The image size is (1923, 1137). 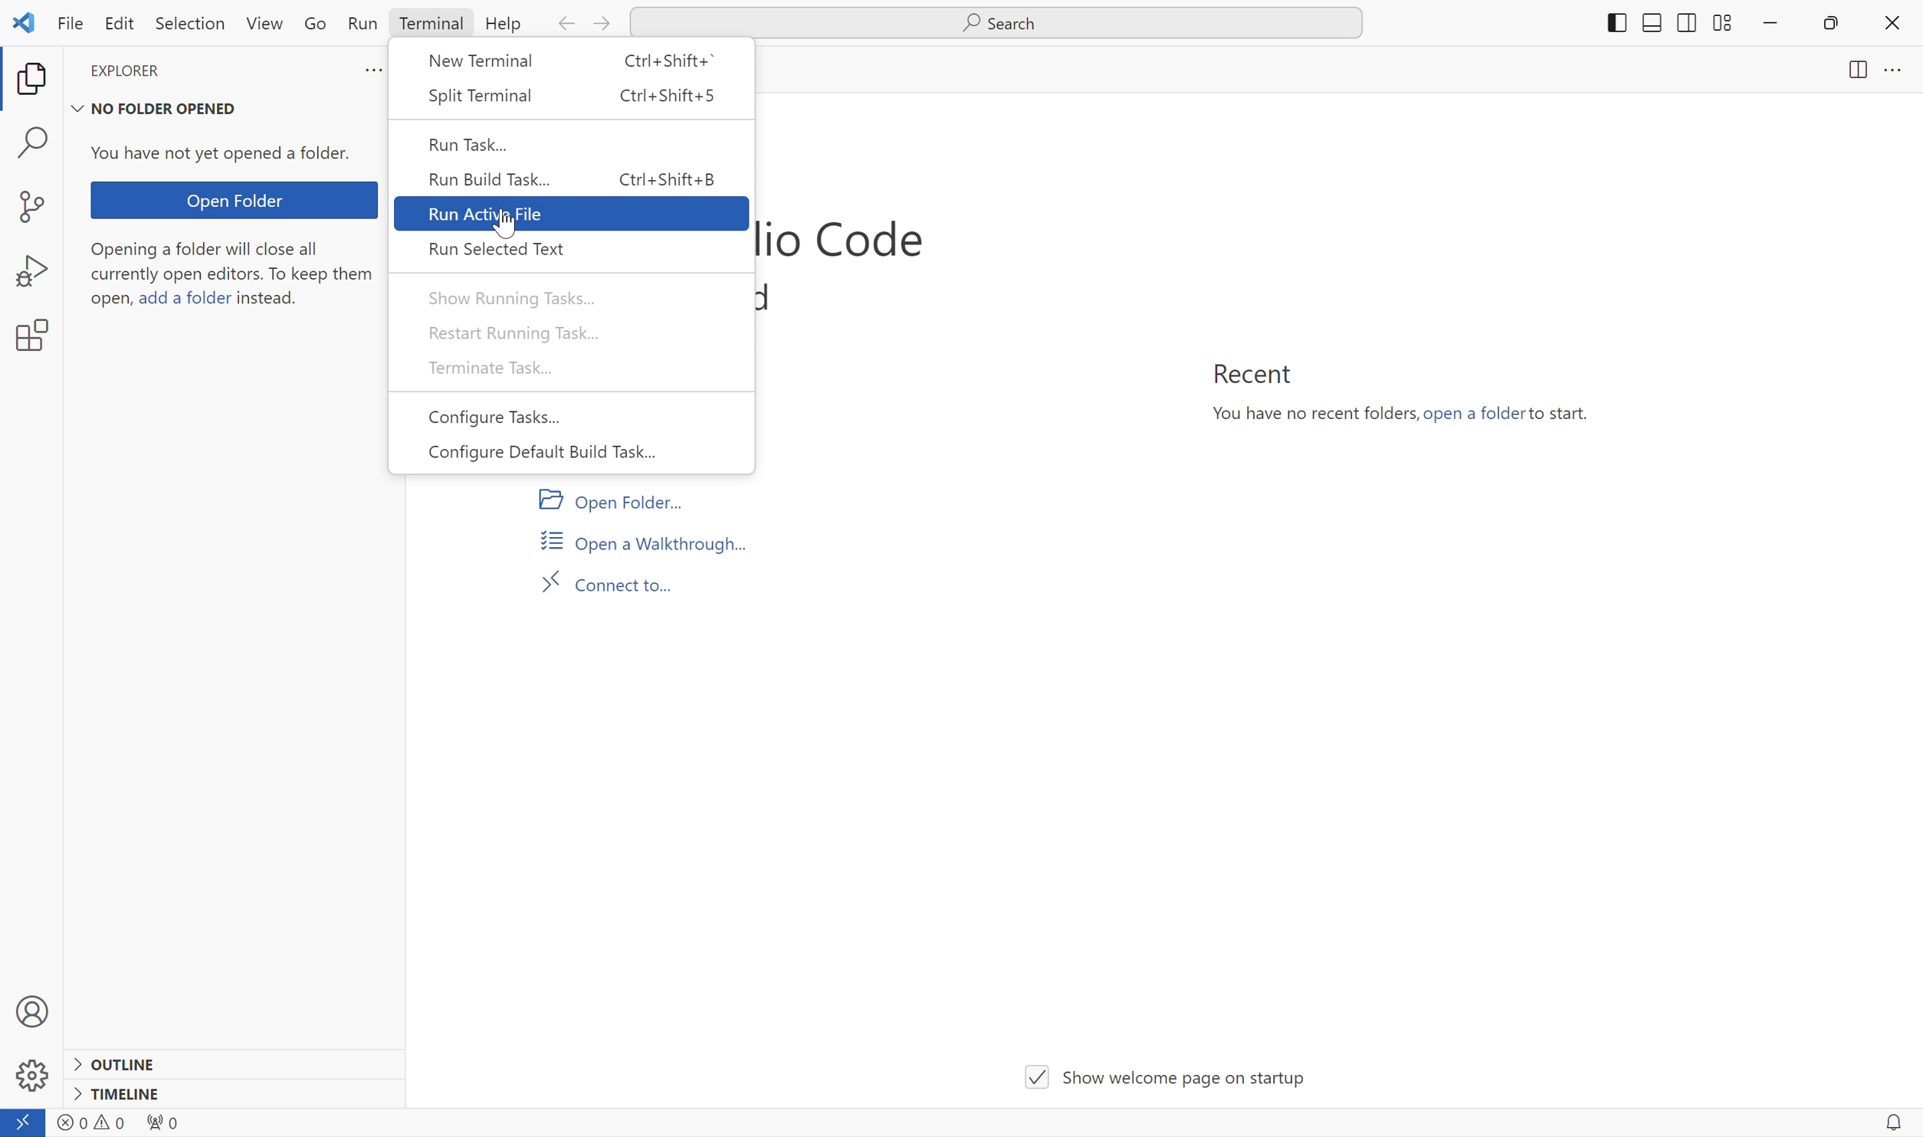 I want to click on run selected text, so click(x=574, y=249).